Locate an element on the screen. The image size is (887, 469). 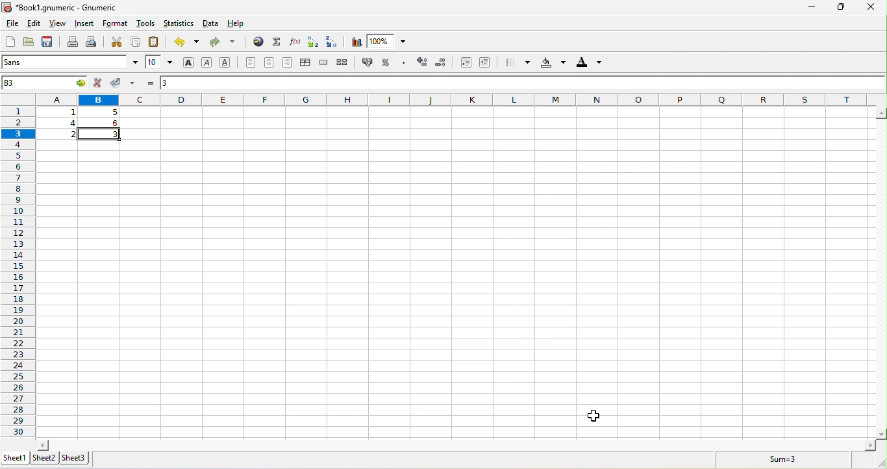
Columns is located at coordinates (460, 99).